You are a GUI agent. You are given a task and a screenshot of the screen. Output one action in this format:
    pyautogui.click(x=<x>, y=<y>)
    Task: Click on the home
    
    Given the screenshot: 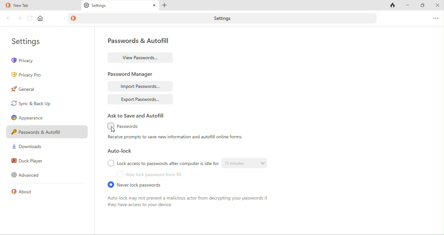 What is the action you would take?
    pyautogui.click(x=41, y=19)
    